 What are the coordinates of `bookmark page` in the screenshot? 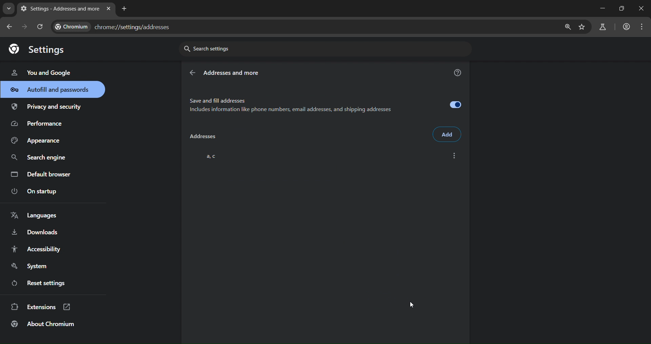 It's located at (582, 27).